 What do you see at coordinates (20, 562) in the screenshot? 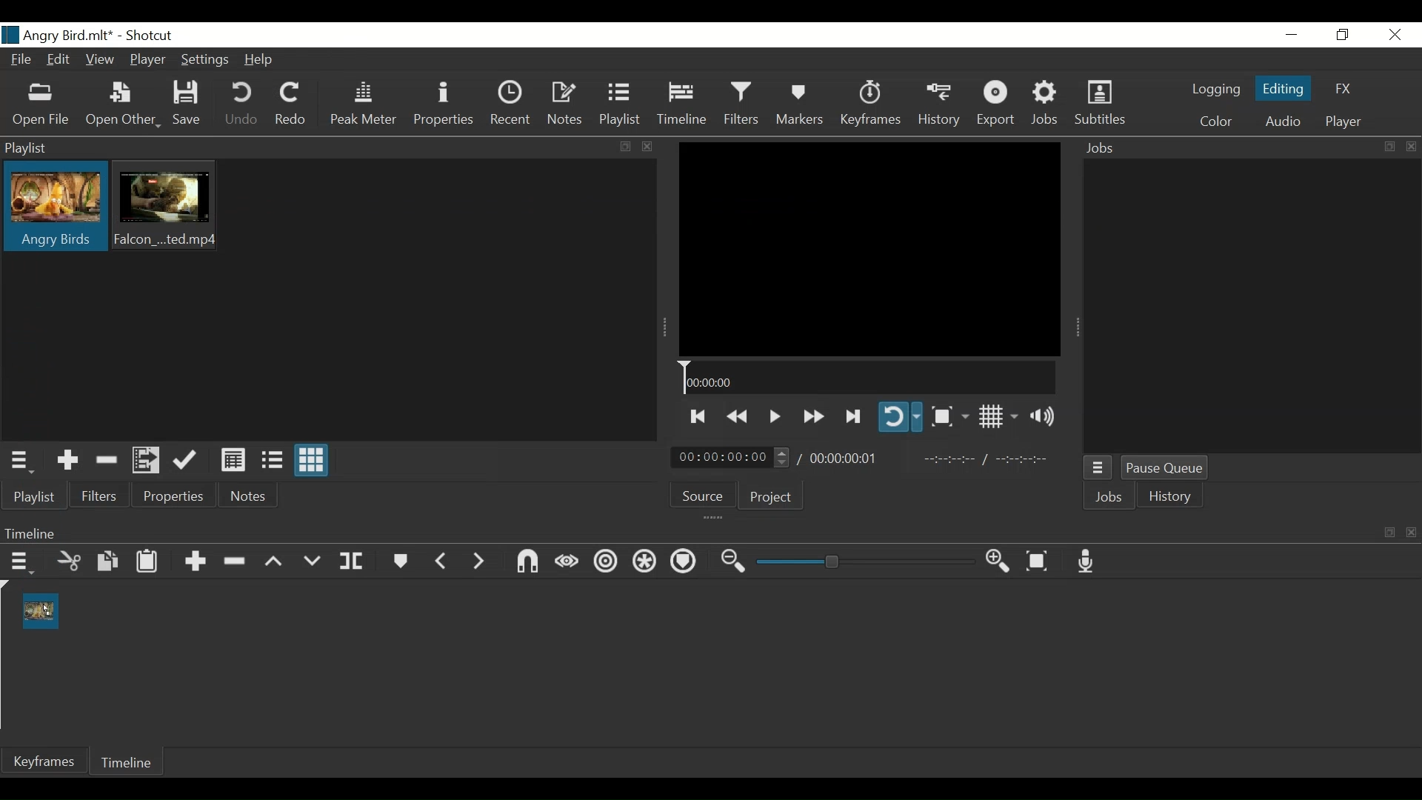
I see `Timeline menu` at bounding box center [20, 562].